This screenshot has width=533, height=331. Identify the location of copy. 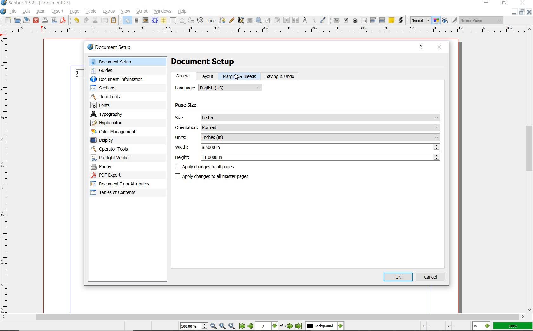
(105, 21).